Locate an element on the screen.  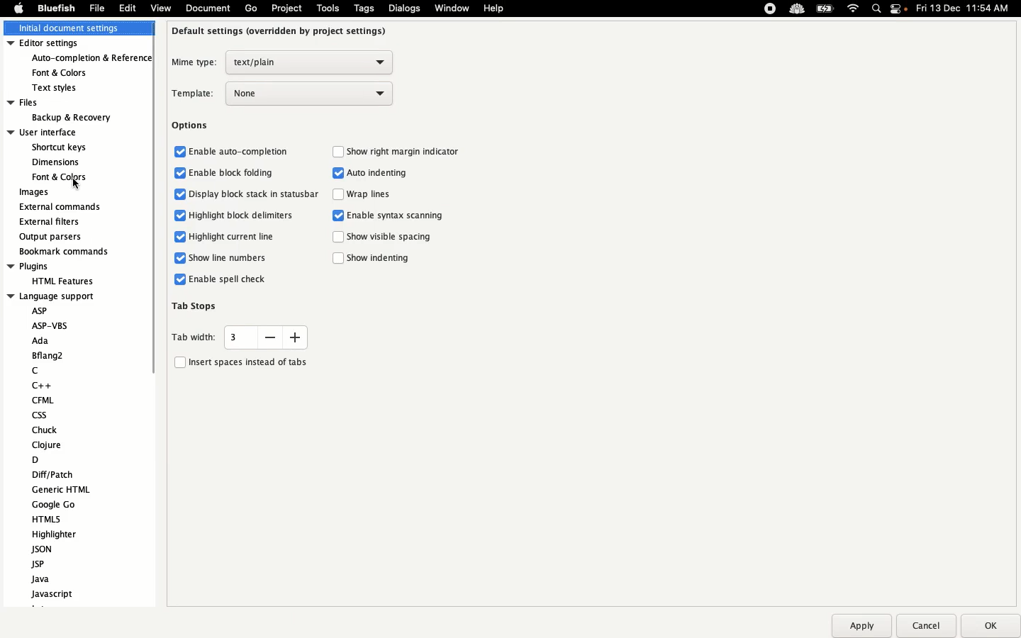
Insert spaces instead of tabs is located at coordinates (240, 361).